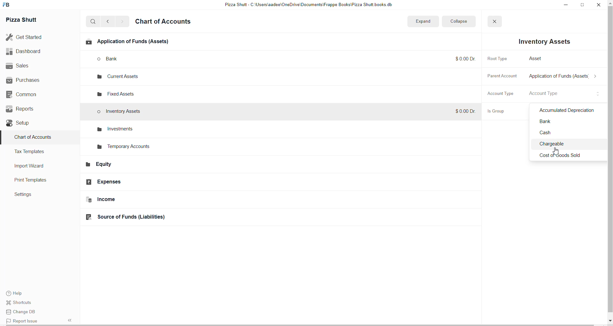 Image resolution: width=613 pixels, height=326 pixels. Describe the element at coordinates (109, 21) in the screenshot. I see `go back ` at that location.